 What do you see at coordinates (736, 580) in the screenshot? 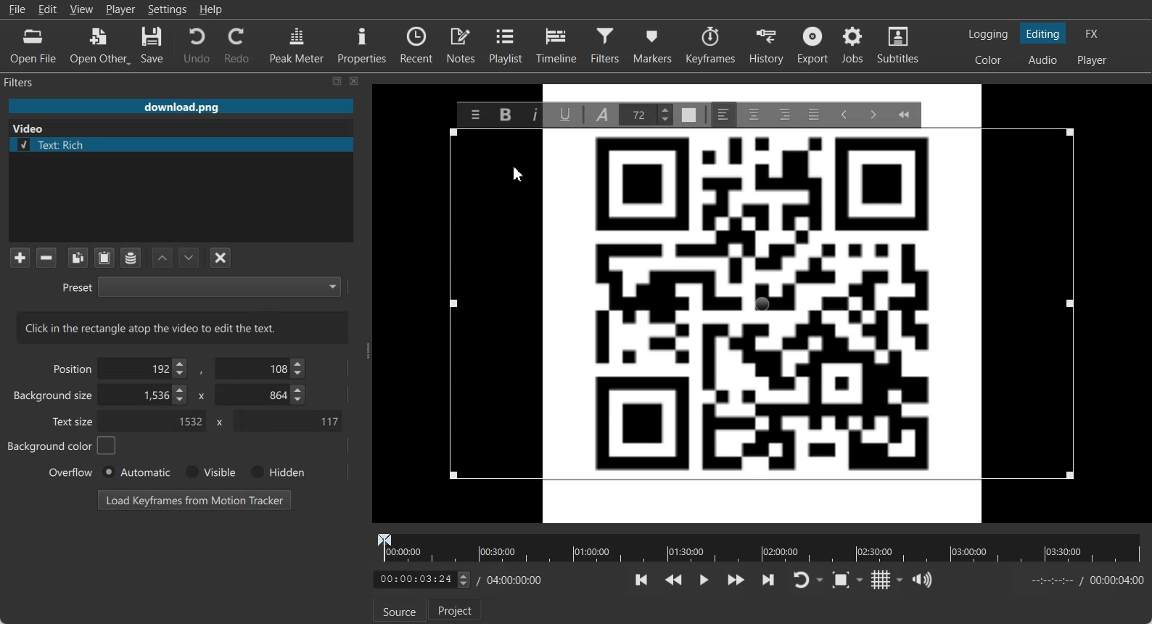
I see `Play Quickly Forward` at bounding box center [736, 580].